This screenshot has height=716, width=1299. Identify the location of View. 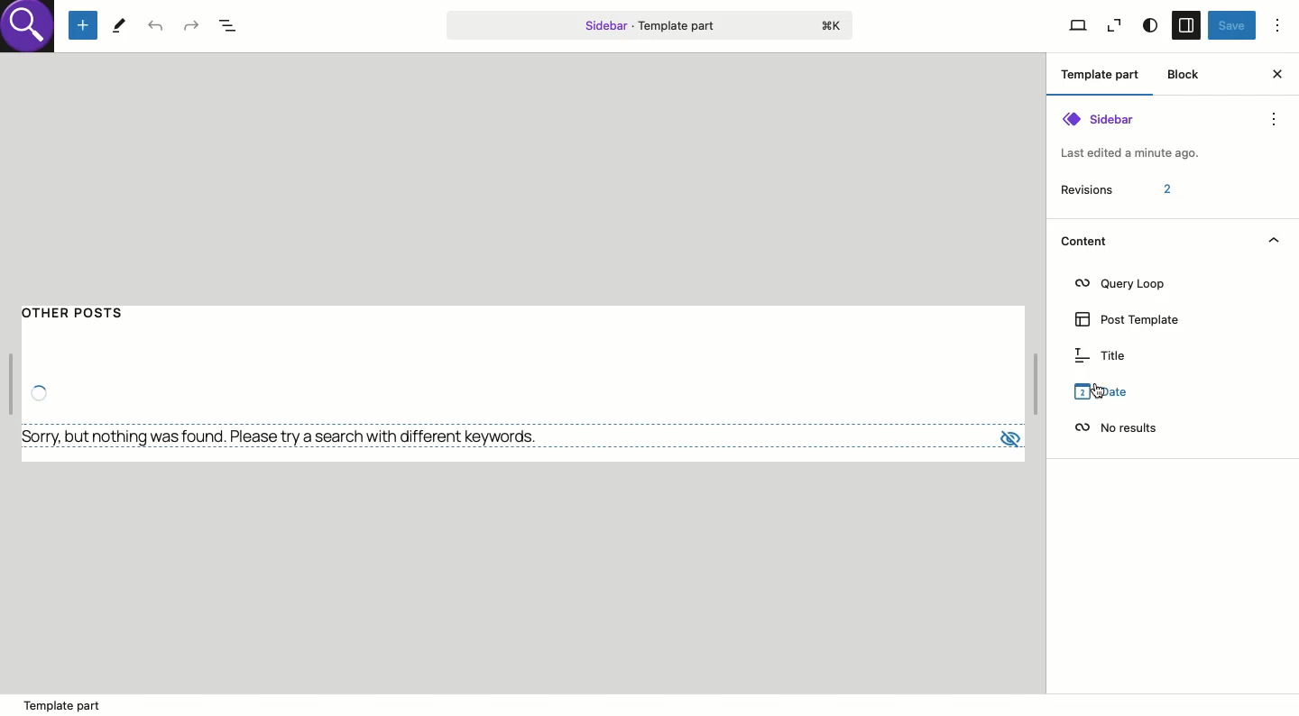
(1114, 26).